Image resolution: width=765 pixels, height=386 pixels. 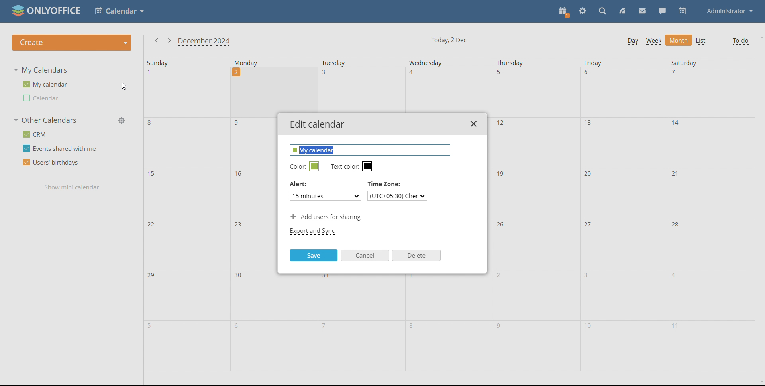 I want to click on feed, so click(x=623, y=12).